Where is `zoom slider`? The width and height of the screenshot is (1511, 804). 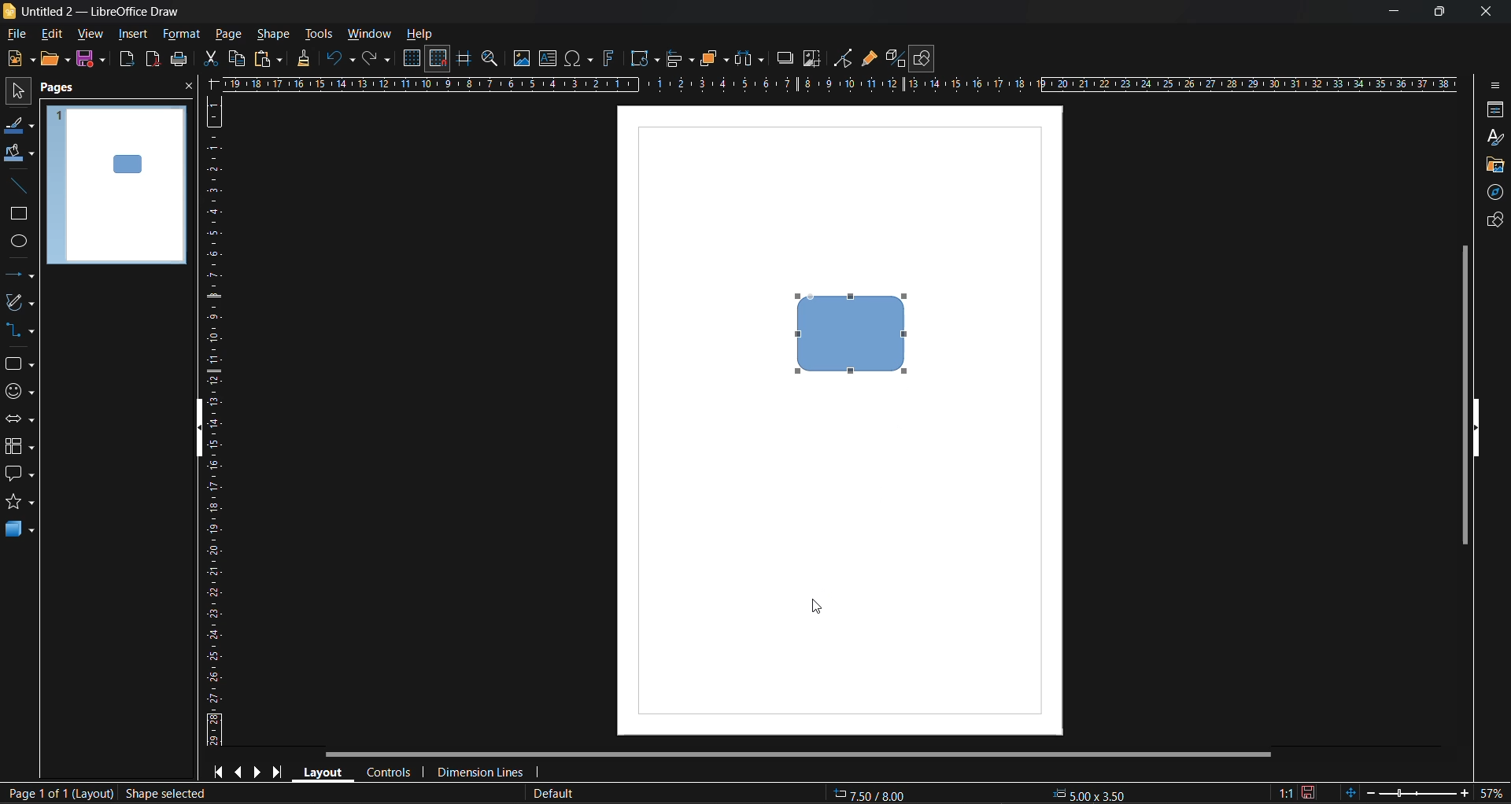
zoom slider is located at coordinates (1415, 792).